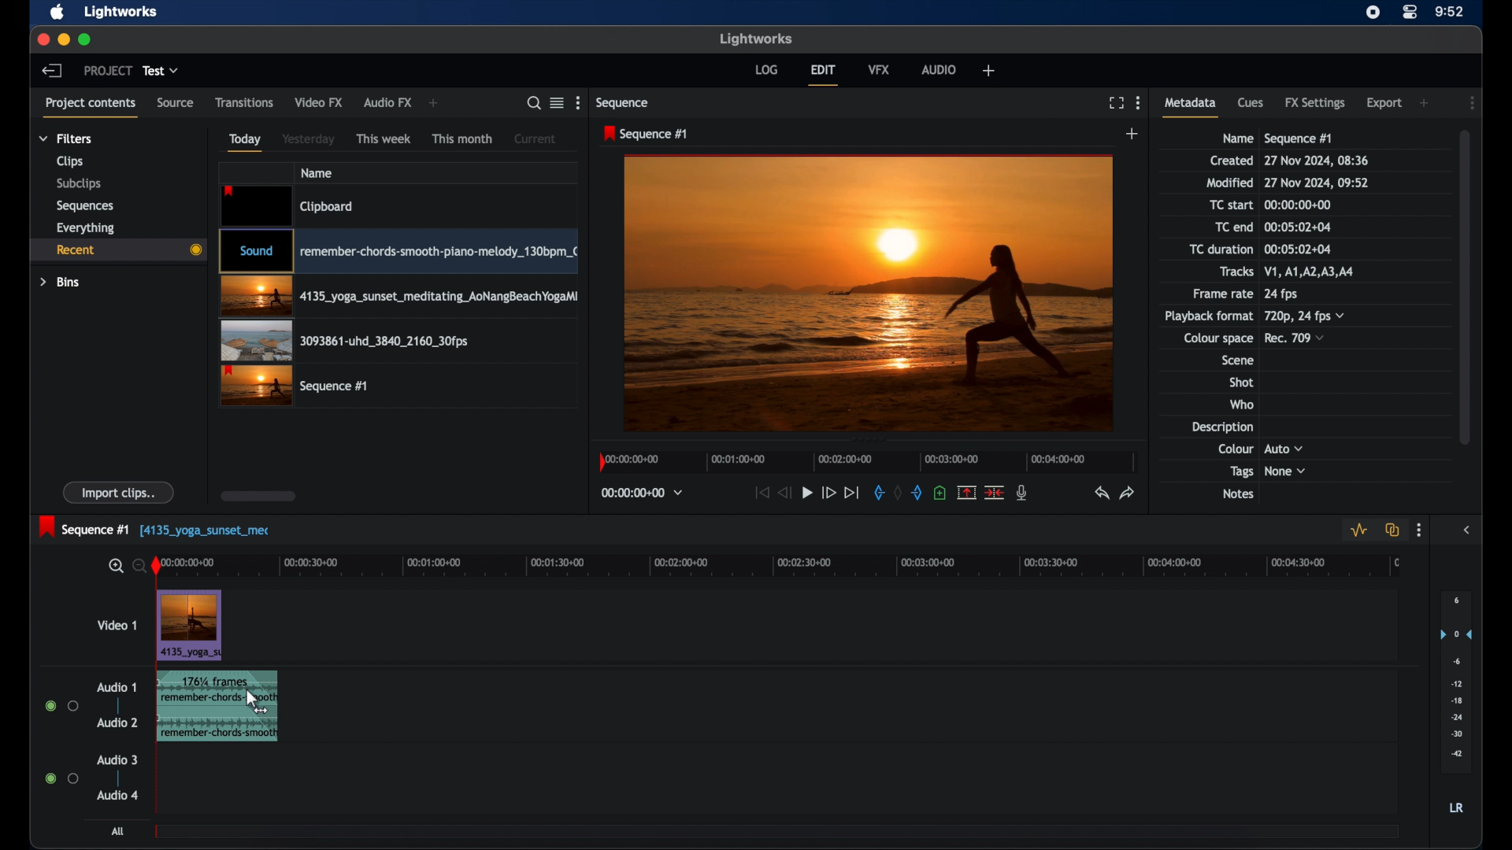 This screenshot has height=850, width=1512. What do you see at coordinates (825, 74) in the screenshot?
I see `edit` at bounding box center [825, 74].